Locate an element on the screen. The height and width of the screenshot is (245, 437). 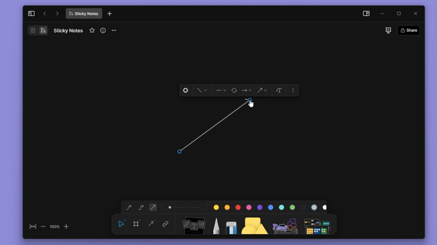
favourite is located at coordinates (93, 31).